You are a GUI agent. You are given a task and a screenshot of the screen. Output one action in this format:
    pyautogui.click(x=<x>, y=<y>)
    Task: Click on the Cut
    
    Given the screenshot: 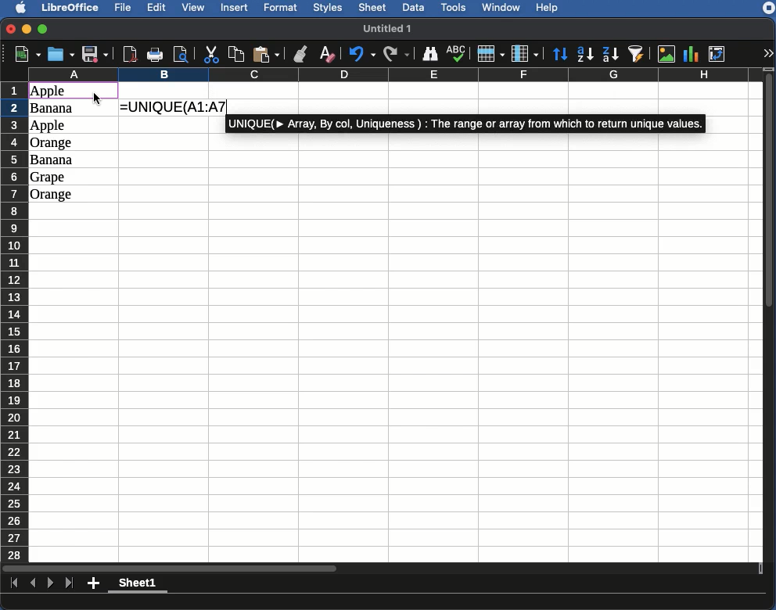 What is the action you would take?
    pyautogui.click(x=211, y=54)
    